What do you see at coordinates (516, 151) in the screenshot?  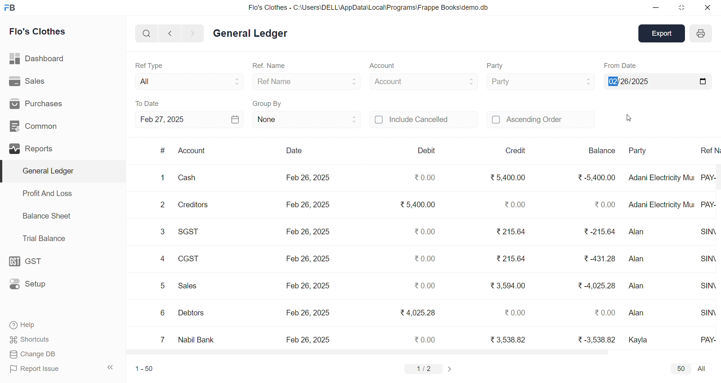 I see `Credit` at bounding box center [516, 151].